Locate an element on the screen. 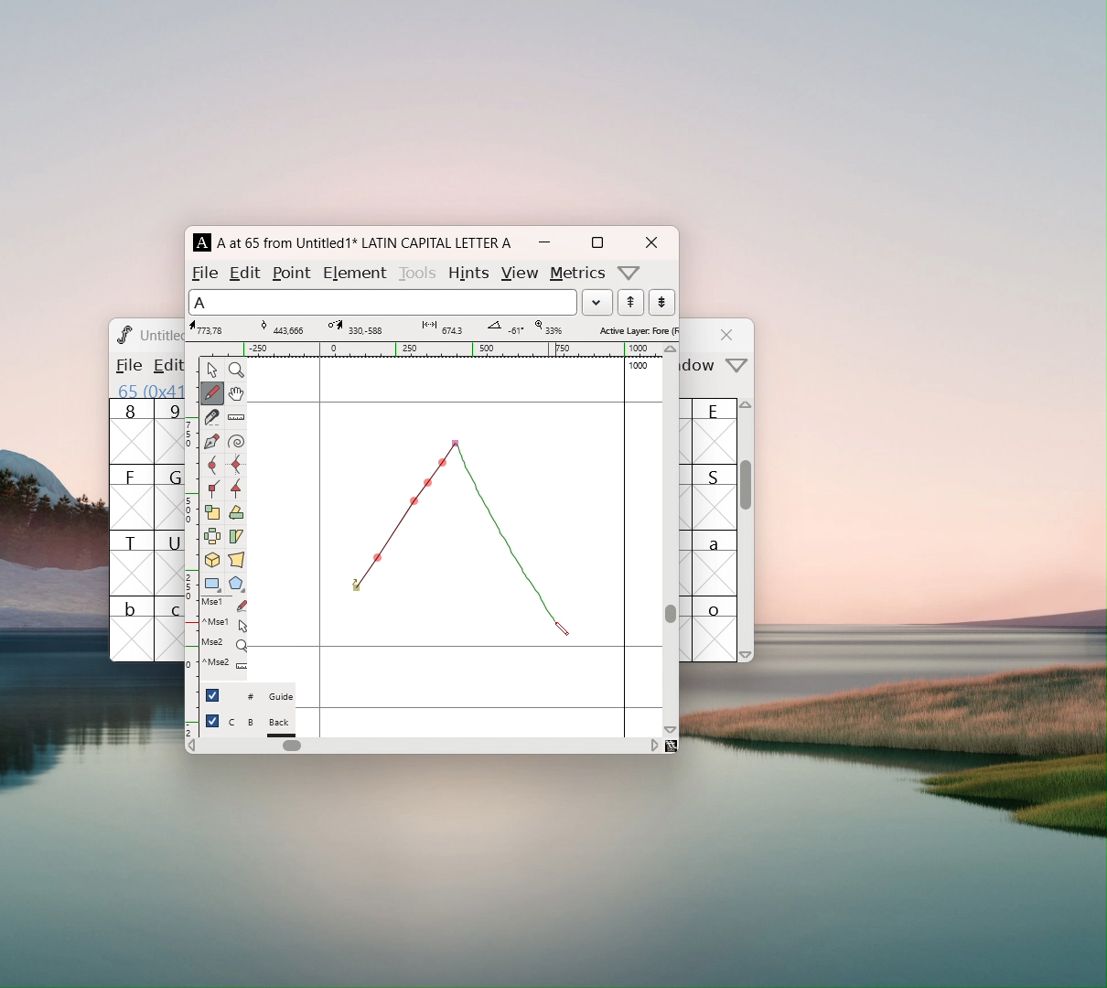  9 is located at coordinates (169, 431).